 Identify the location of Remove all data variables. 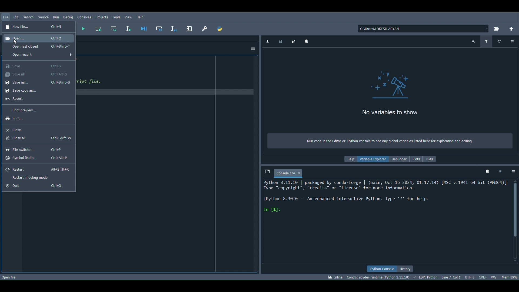
(305, 40).